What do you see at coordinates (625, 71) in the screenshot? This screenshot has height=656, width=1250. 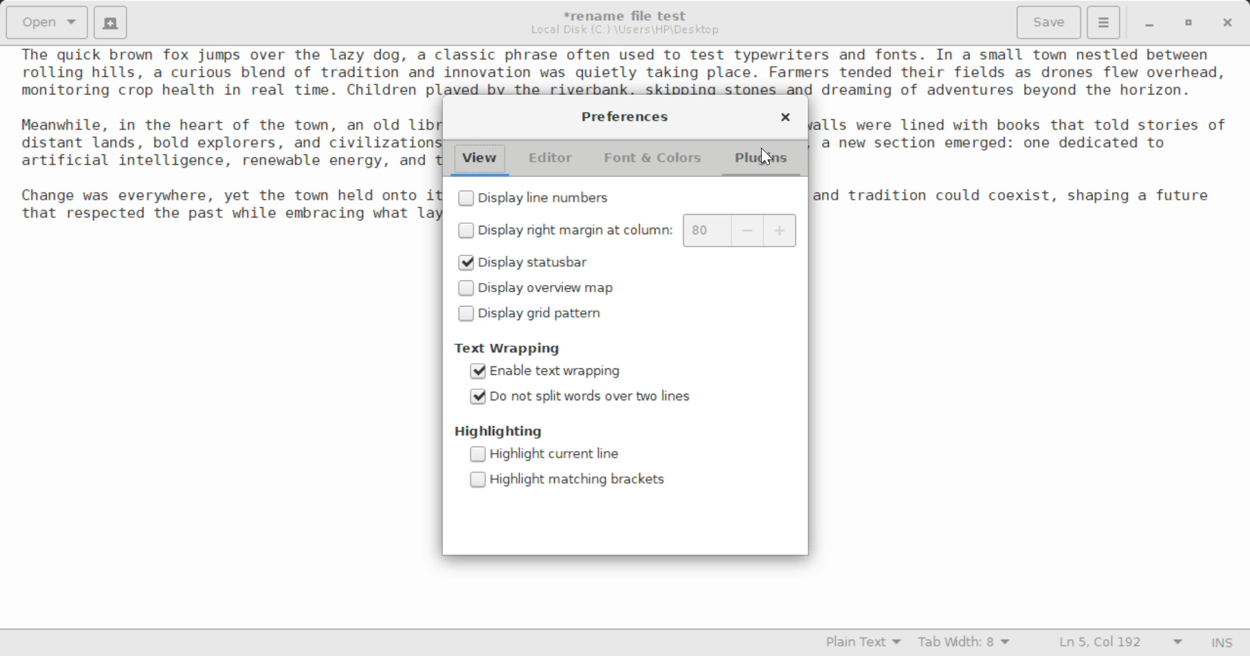 I see `Sample text about a charming town` at bounding box center [625, 71].